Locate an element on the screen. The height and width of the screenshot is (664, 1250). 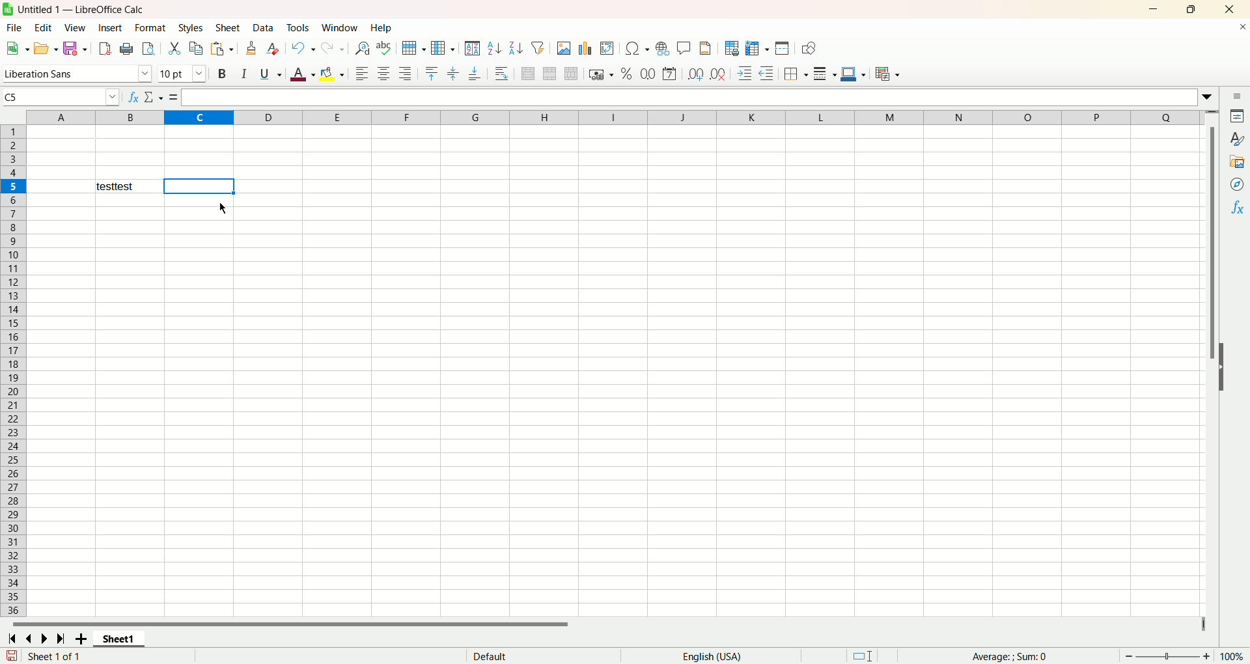
clear formatting is located at coordinates (273, 48).